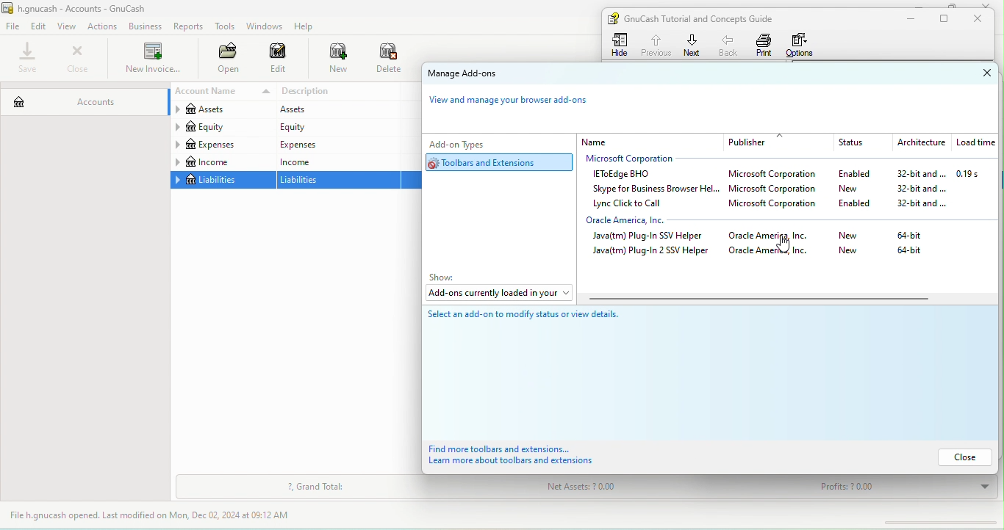  What do you see at coordinates (502, 162) in the screenshot?
I see `toolbars and extensions` at bounding box center [502, 162].